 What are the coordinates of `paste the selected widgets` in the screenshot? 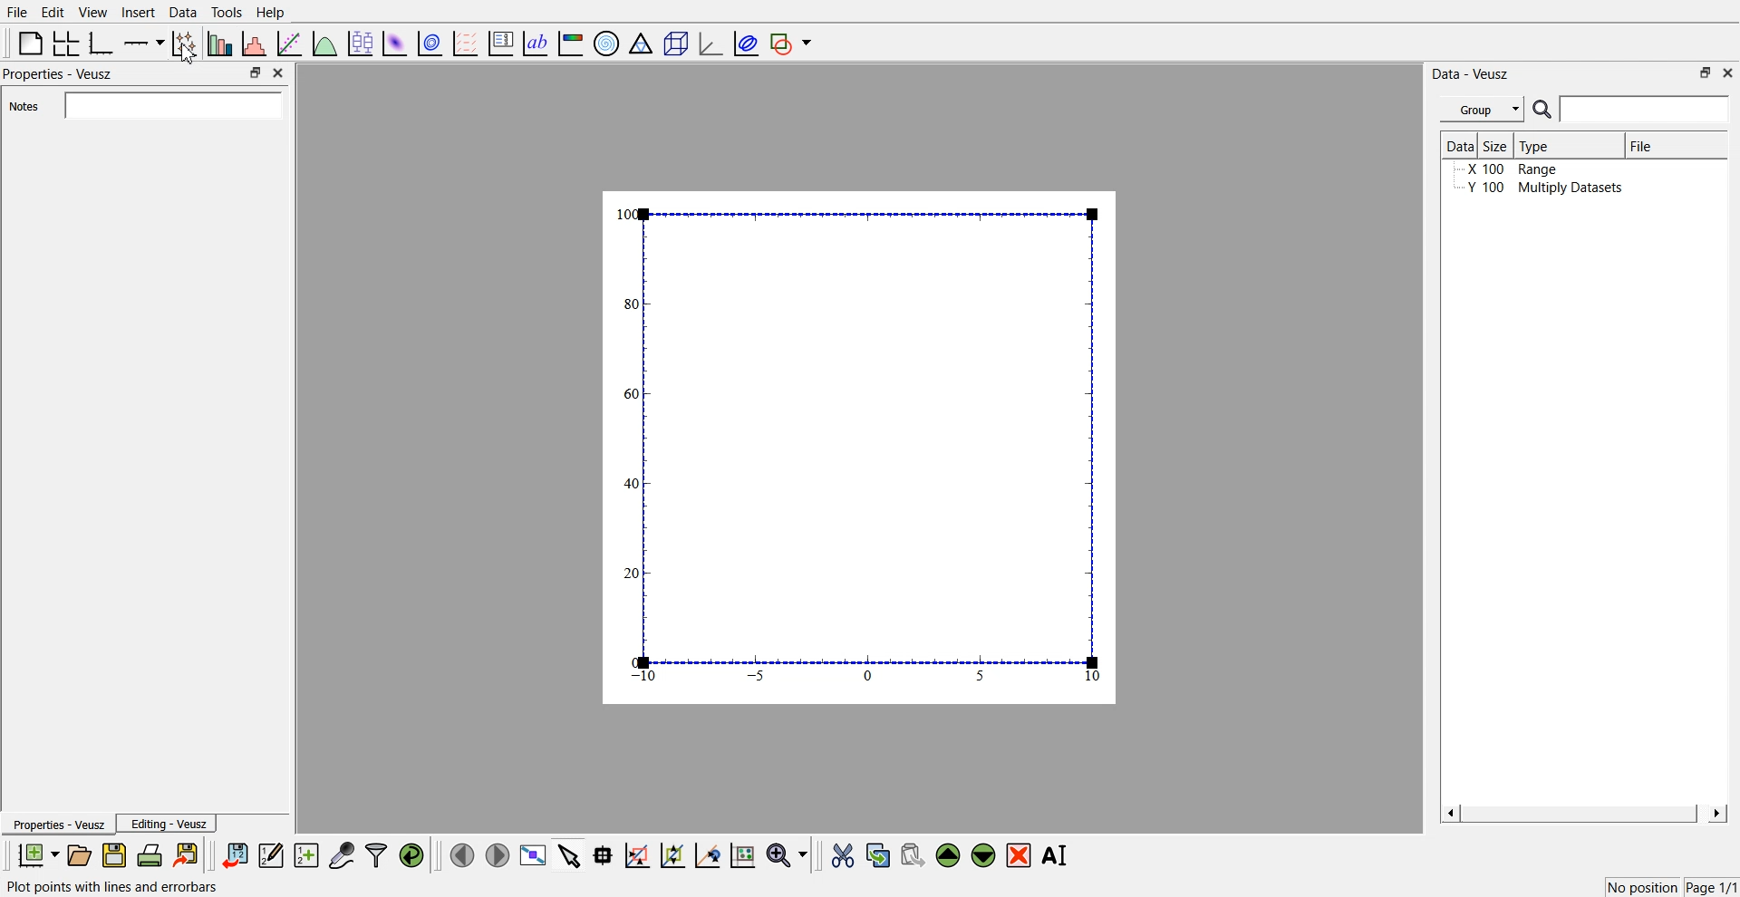 It's located at (911, 854).